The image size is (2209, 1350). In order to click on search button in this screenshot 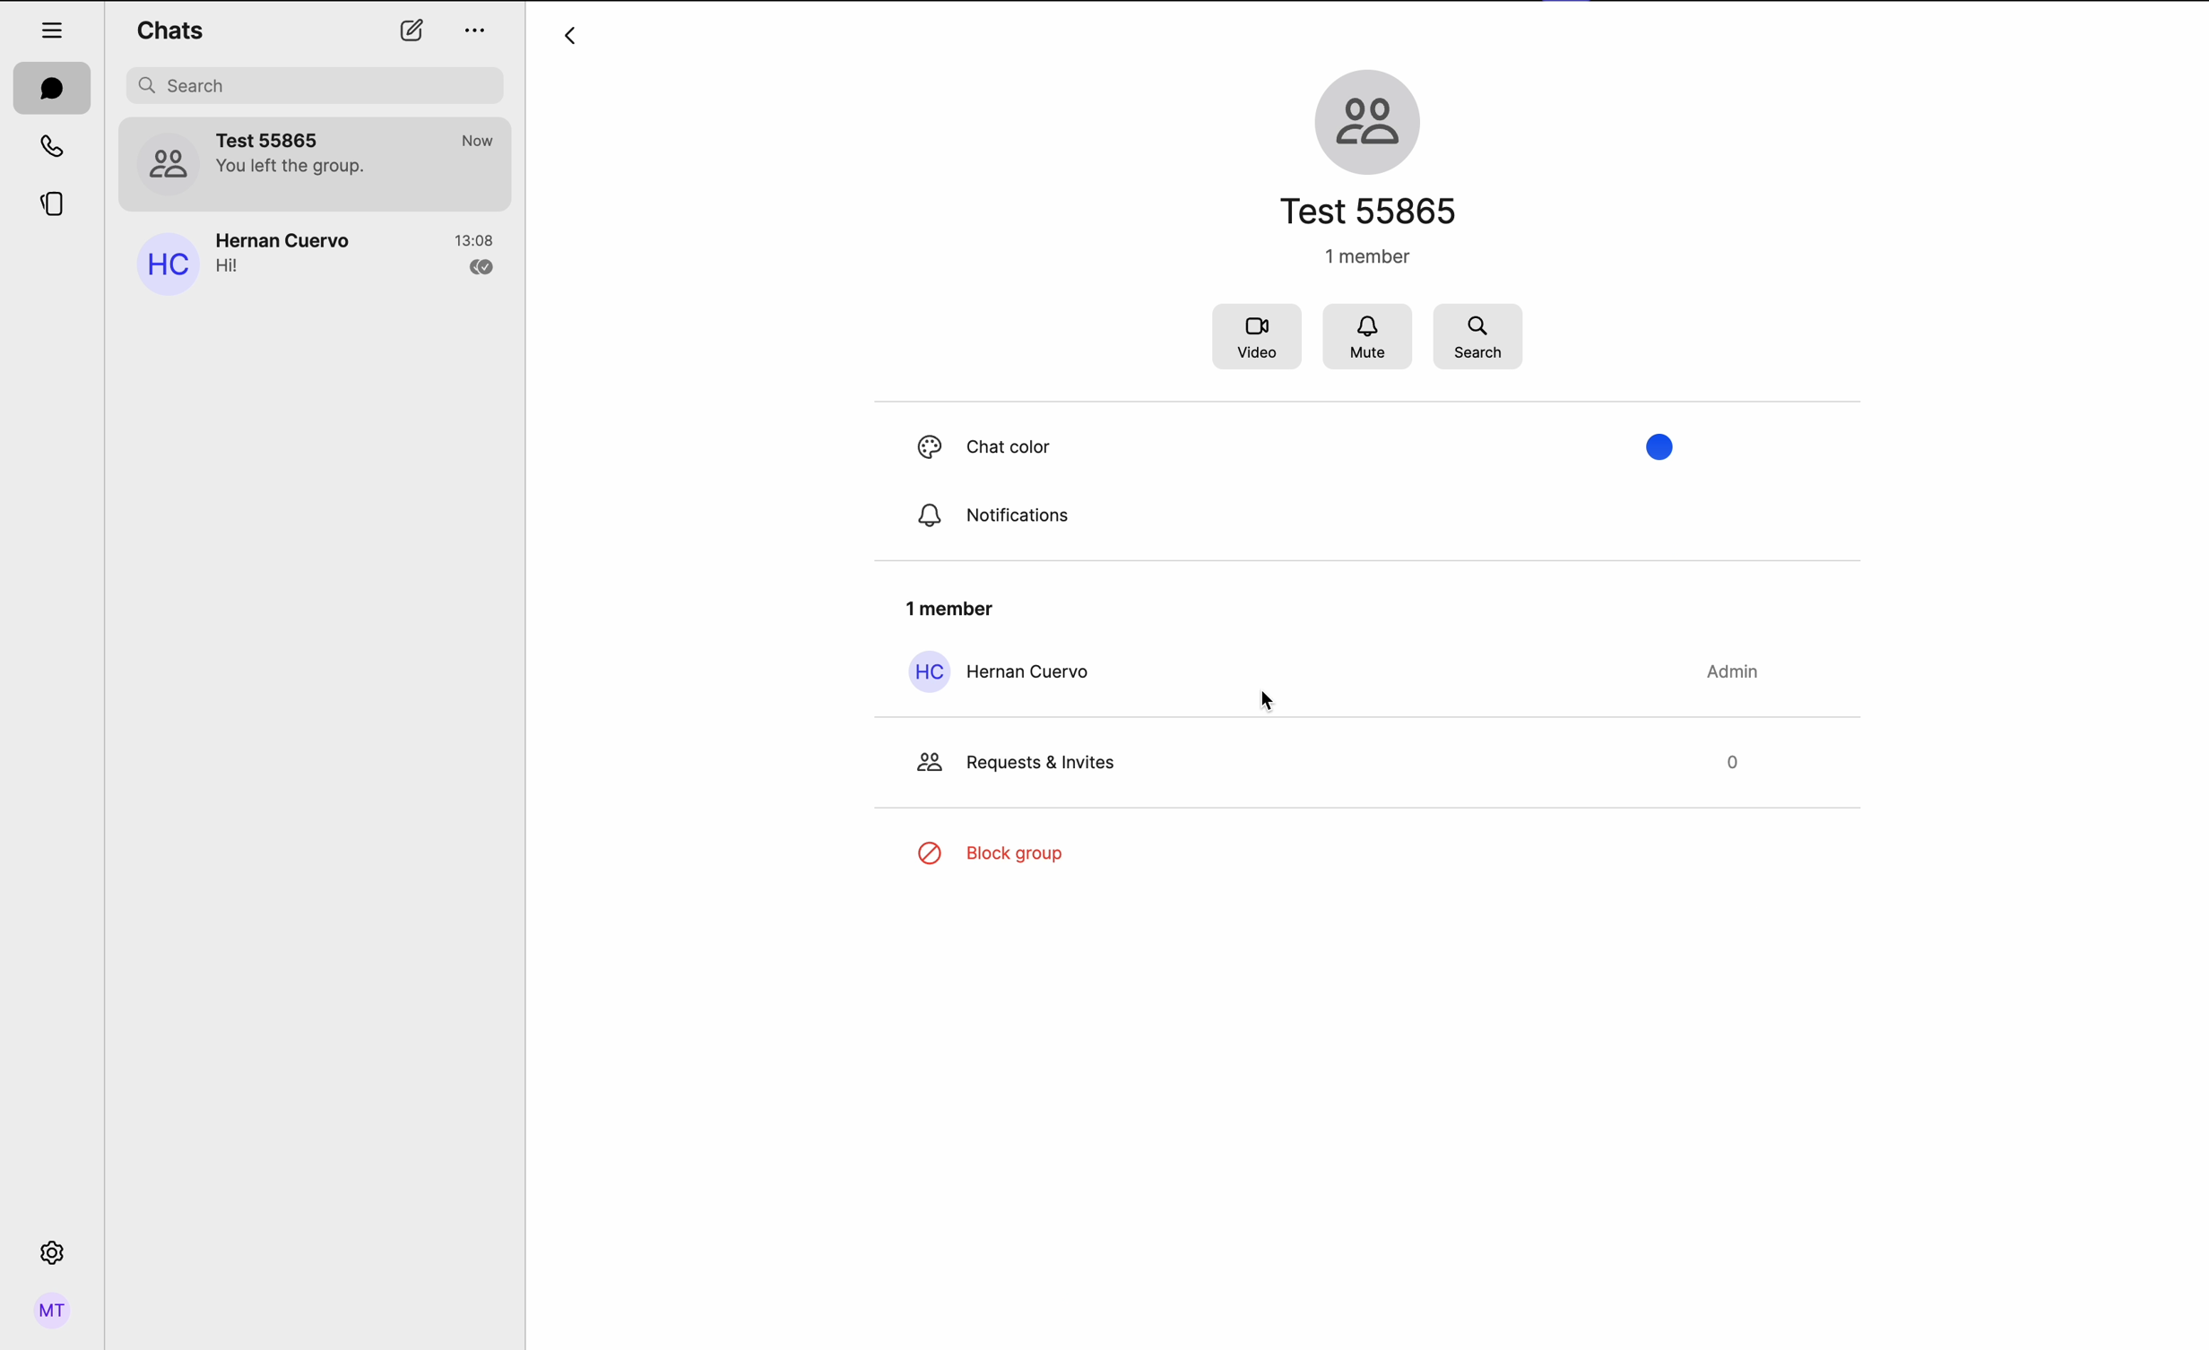, I will do `click(1477, 335)`.